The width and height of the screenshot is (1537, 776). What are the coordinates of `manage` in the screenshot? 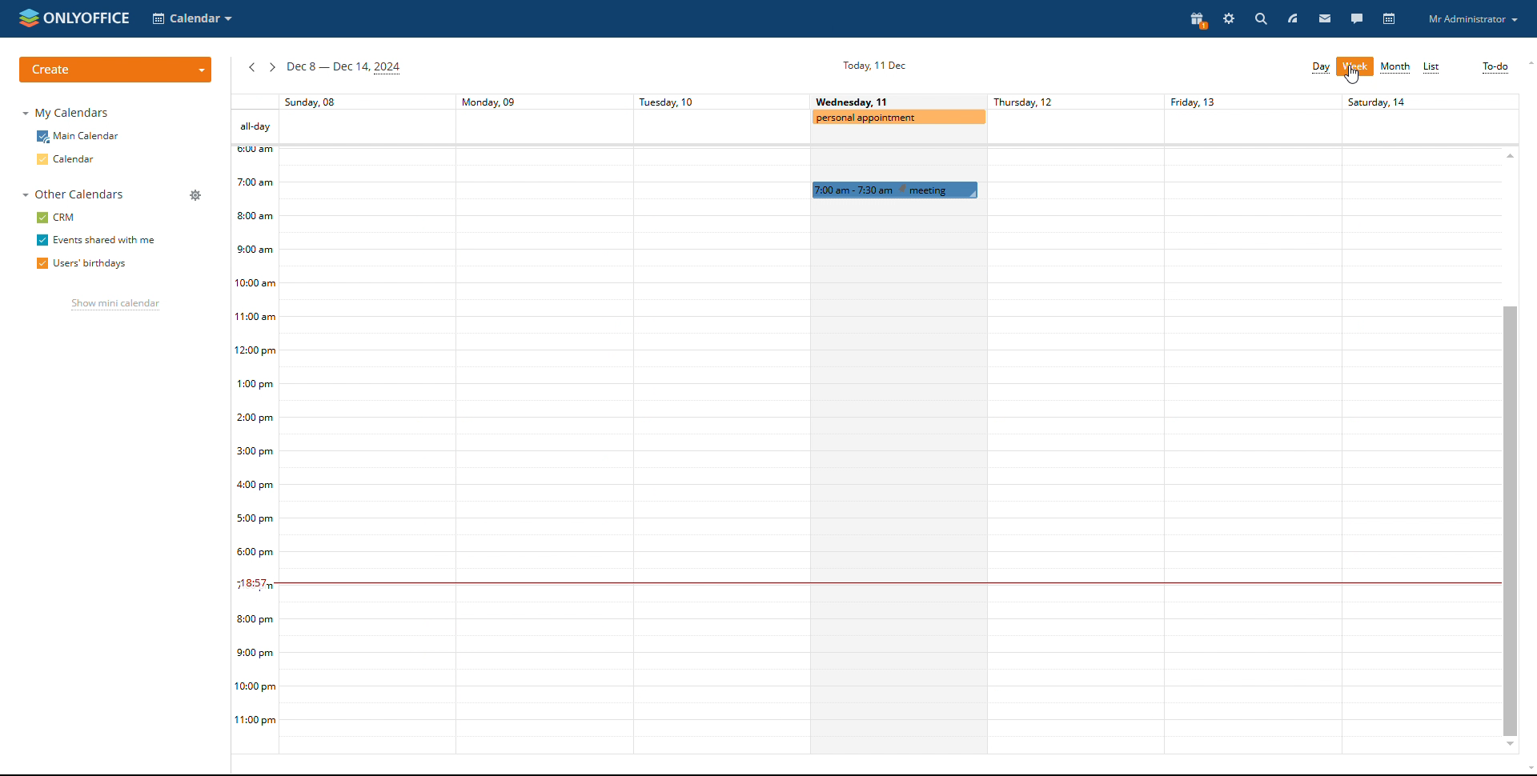 It's located at (196, 195).